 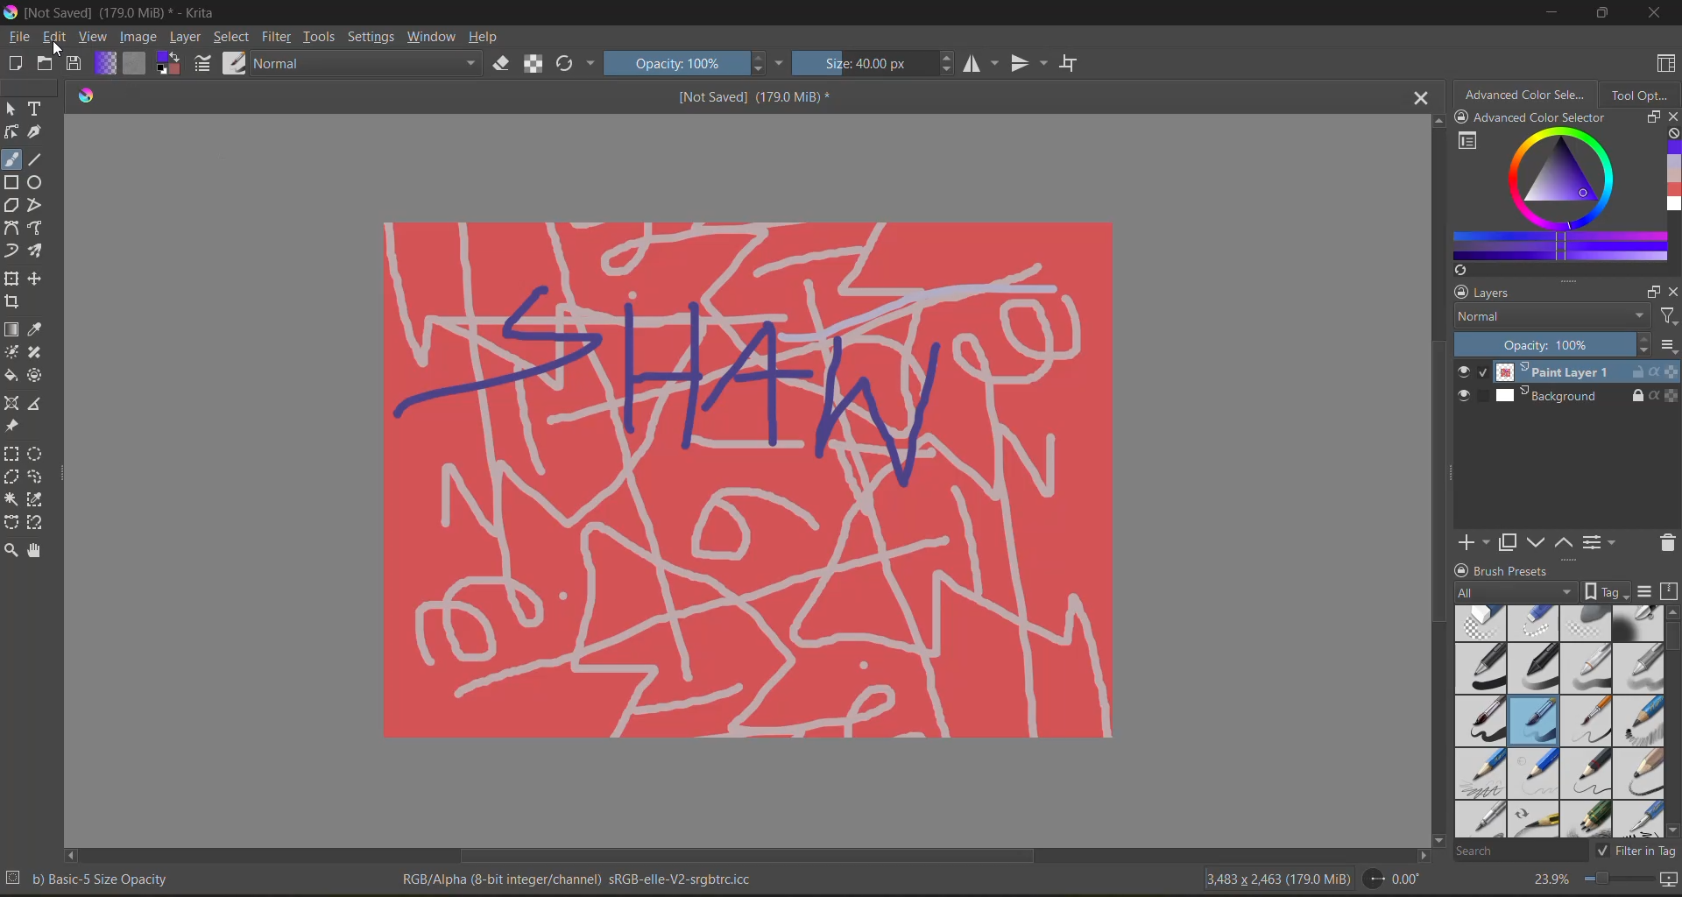 What do you see at coordinates (38, 454) in the screenshot?
I see `elliptical selection tool` at bounding box center [38, 454].